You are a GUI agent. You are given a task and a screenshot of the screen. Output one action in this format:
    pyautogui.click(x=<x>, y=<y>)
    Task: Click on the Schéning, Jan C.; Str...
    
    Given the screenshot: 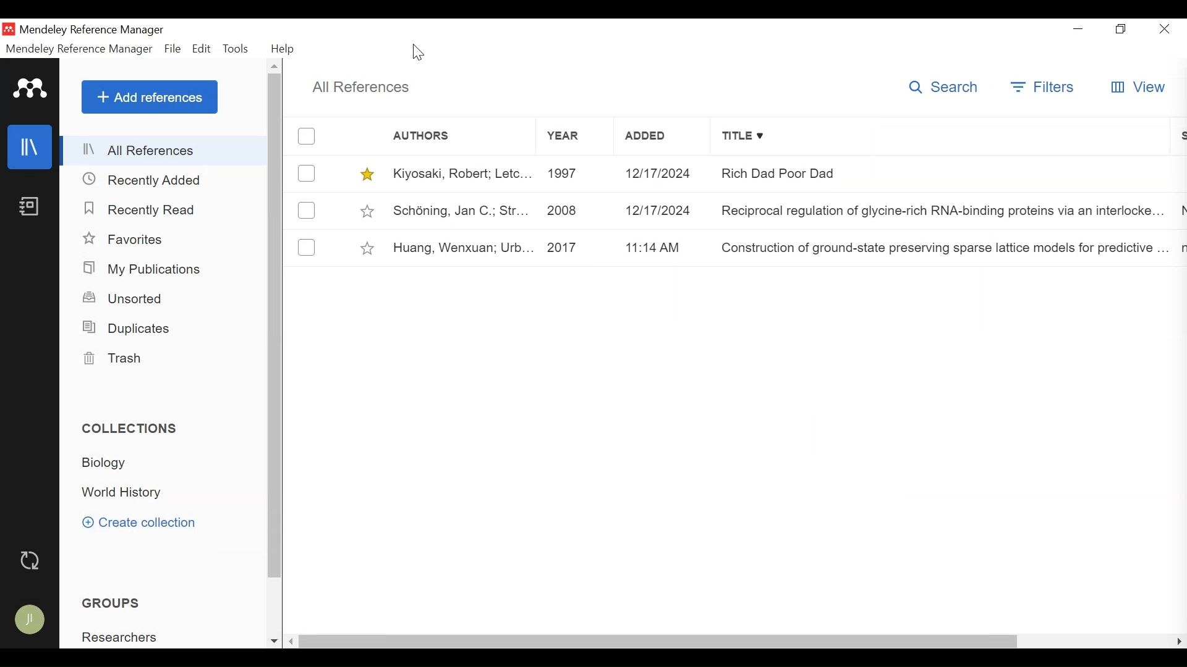 What is the action you would take?
    pyautogui.click(x=455, y=209)
    